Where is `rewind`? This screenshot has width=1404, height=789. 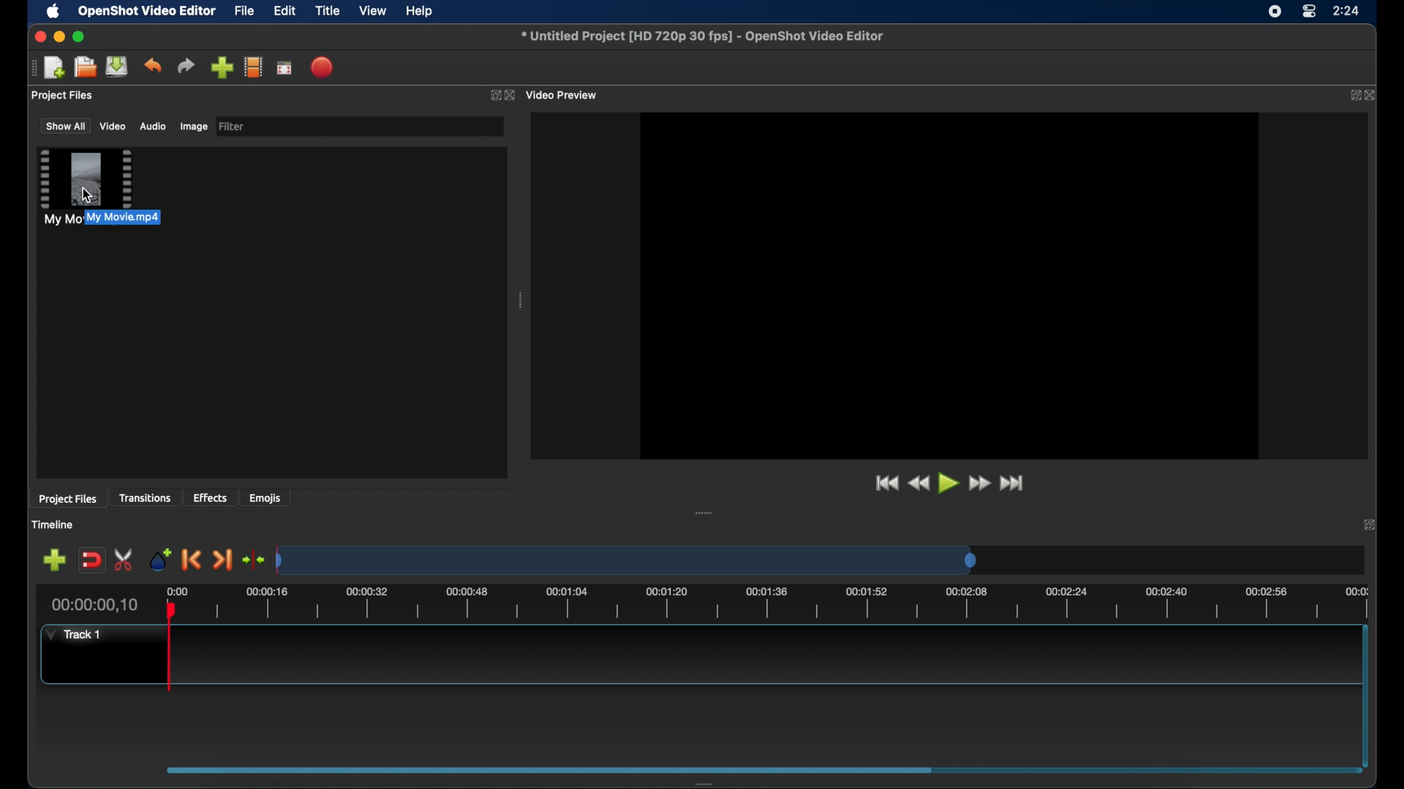 rewind is located at coordinates (918, 483).